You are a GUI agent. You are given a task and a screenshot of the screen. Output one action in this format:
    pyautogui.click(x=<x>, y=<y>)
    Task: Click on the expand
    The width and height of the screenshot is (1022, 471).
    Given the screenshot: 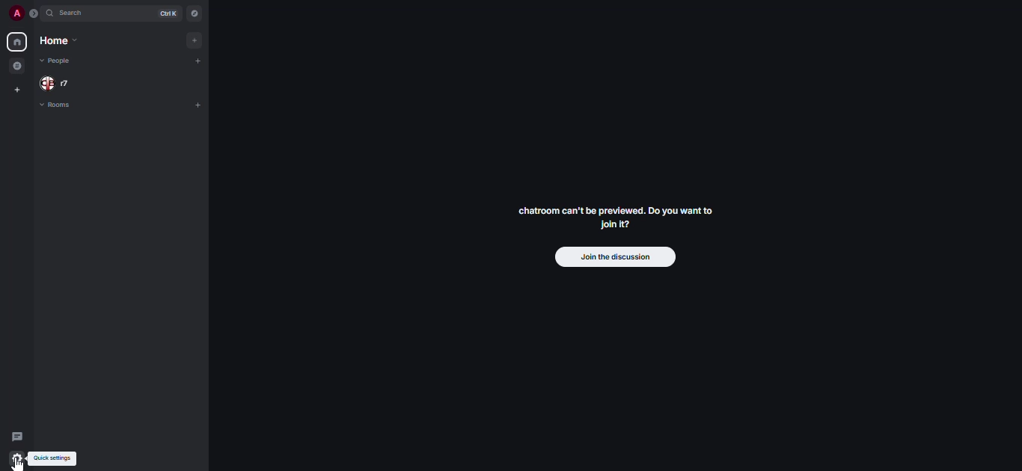 What is the action you would take?
    pyautogui.click(x=34, y=14)
    